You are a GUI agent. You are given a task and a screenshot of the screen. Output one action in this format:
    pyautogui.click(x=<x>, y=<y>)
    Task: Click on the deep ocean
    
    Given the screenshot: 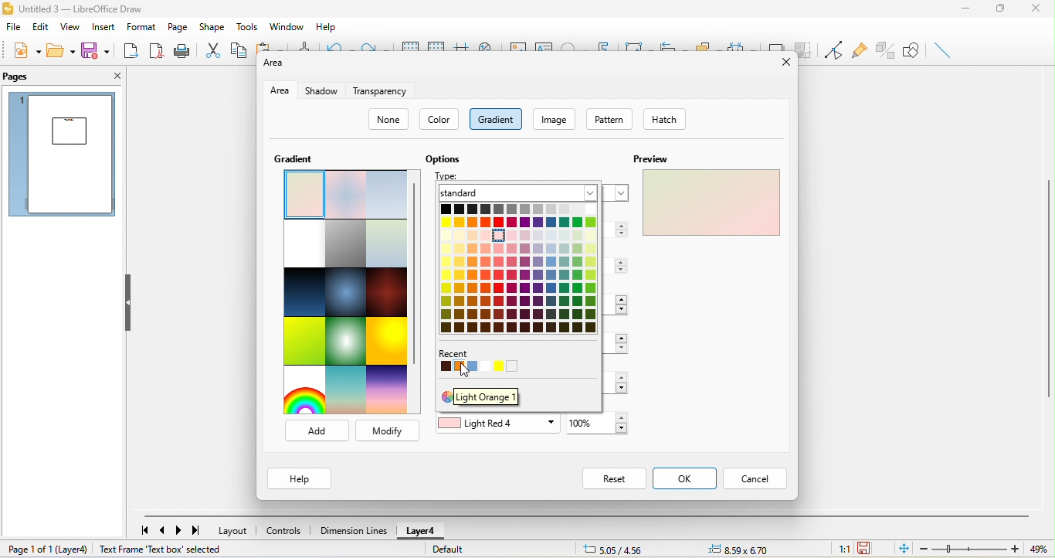 What is the action you would take?
    pyautogui.click(x=348, y=292)
    